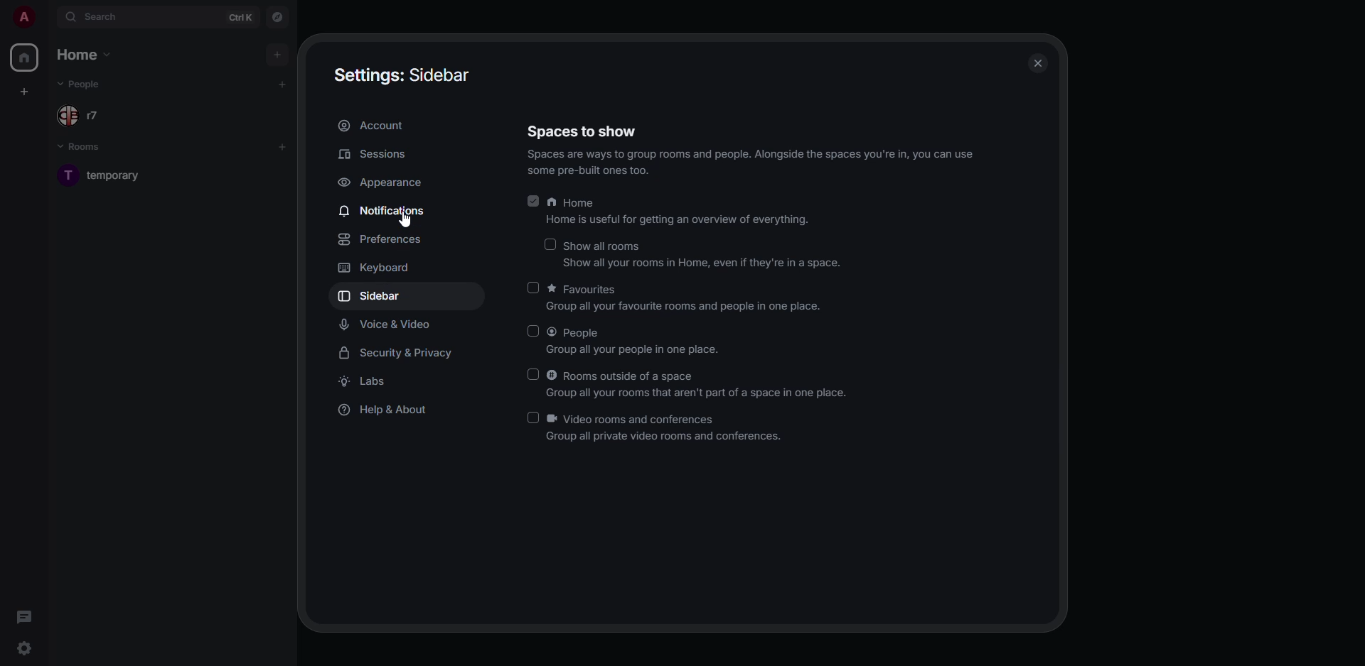 The width and height of the screenshot is (1365, 666). Describe the element at coordinates (548, 245) in the screenshot. I see `click to enable` at that location.